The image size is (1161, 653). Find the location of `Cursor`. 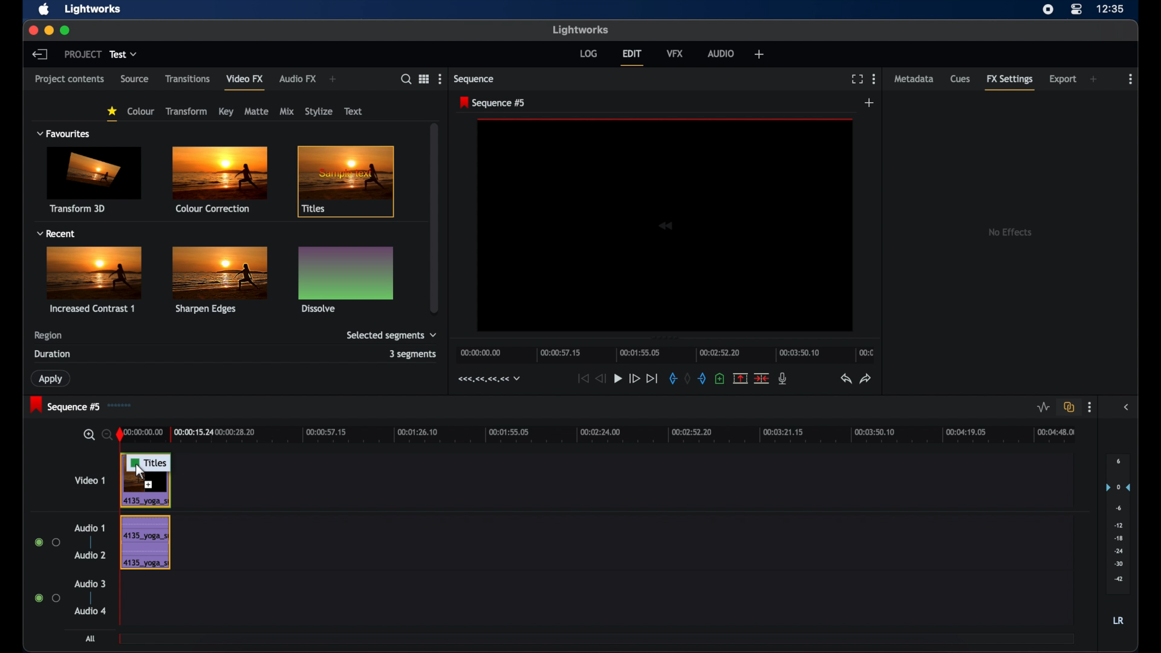

Cursor is located at coordinates (141, 475).